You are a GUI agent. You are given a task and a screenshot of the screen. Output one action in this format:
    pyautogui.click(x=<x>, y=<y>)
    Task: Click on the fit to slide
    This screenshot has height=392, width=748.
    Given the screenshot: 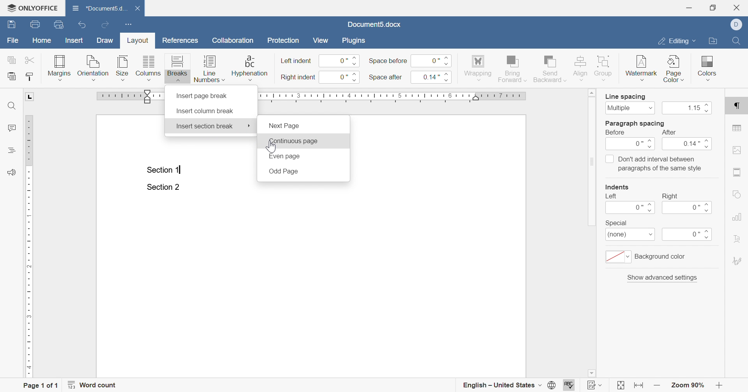 What is the action you would take?
    pyautogui.click(x=621, y=385)
    